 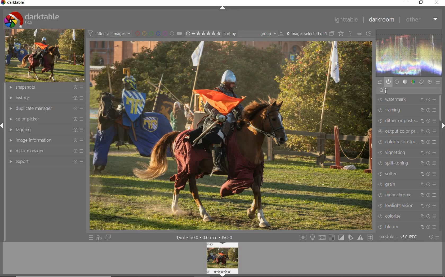 What do you see at coordinates (407, 217) in the screenshot?
I see `colorize` at bounding box center [407, 217].